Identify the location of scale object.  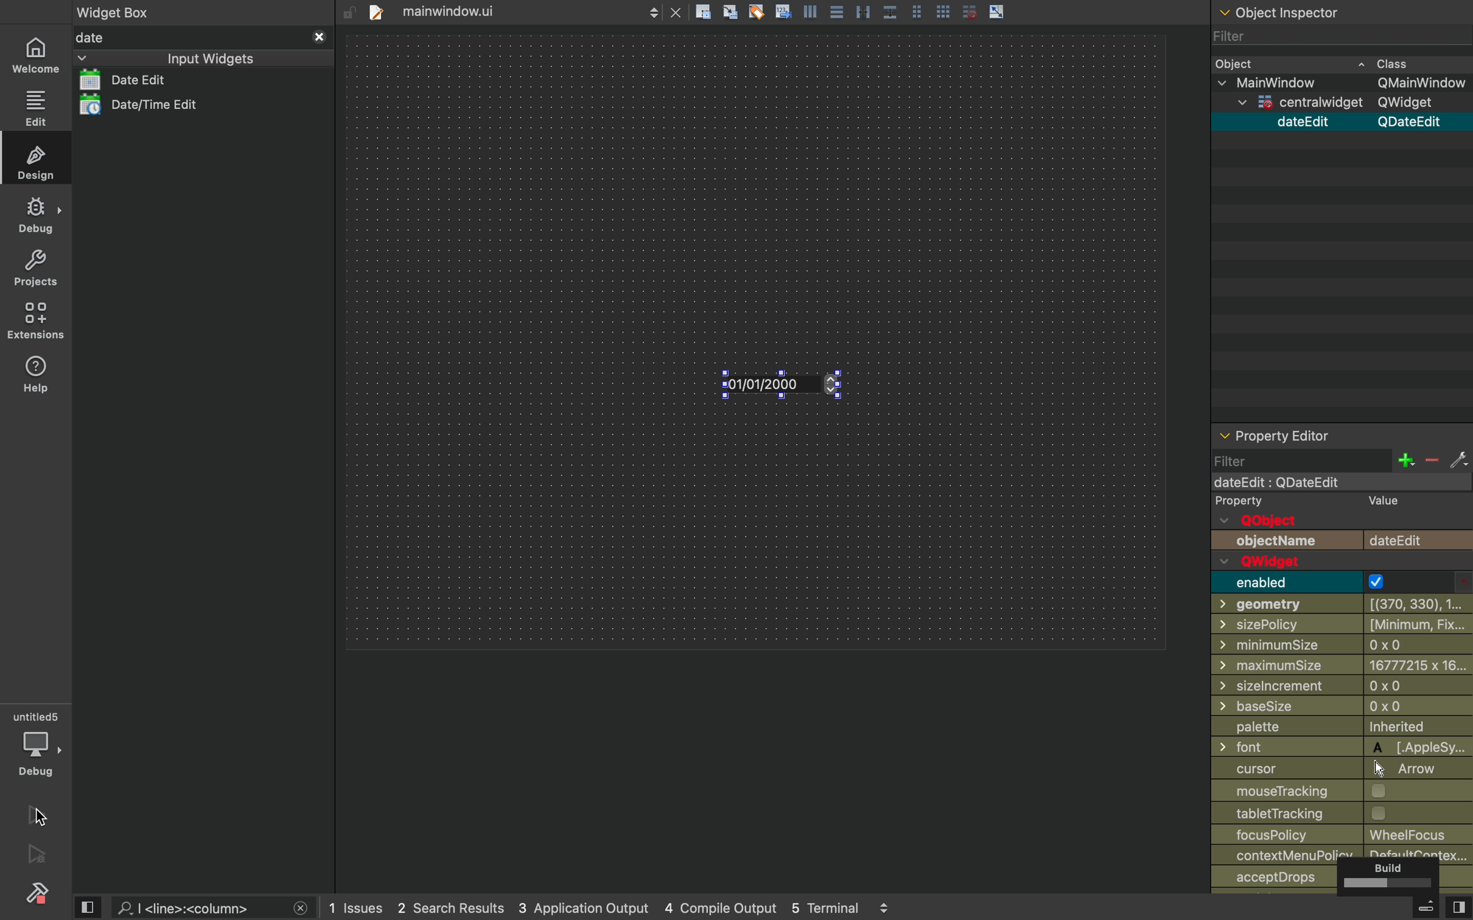
(997, 10).